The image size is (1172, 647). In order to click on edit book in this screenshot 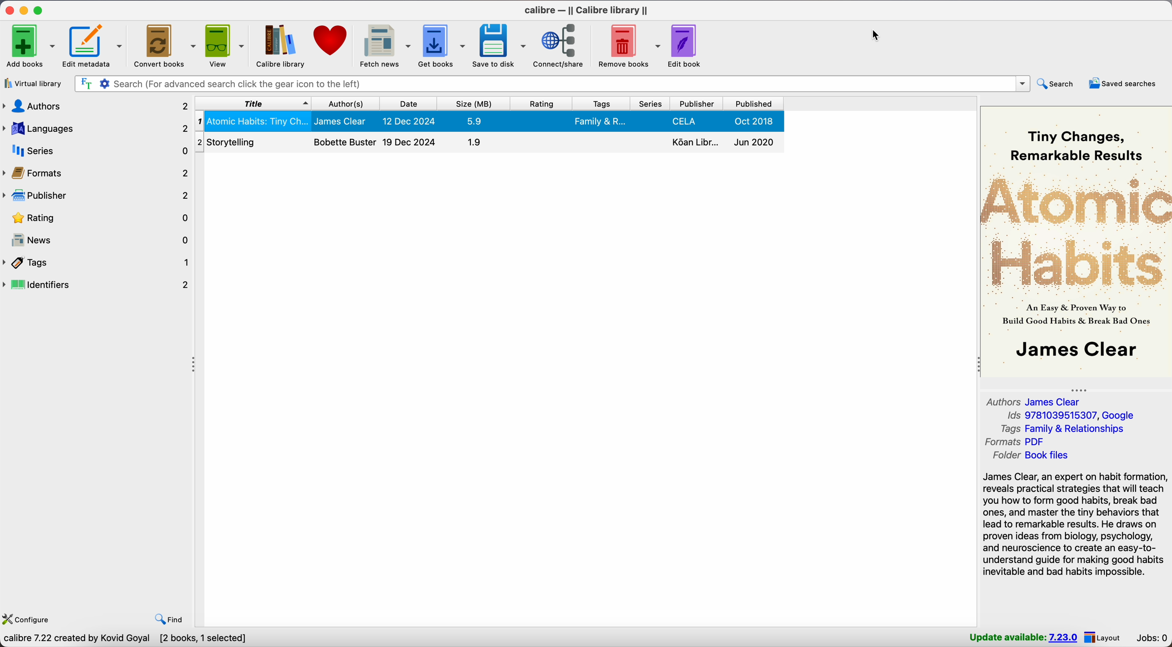, I will do `click(687, 47)`.